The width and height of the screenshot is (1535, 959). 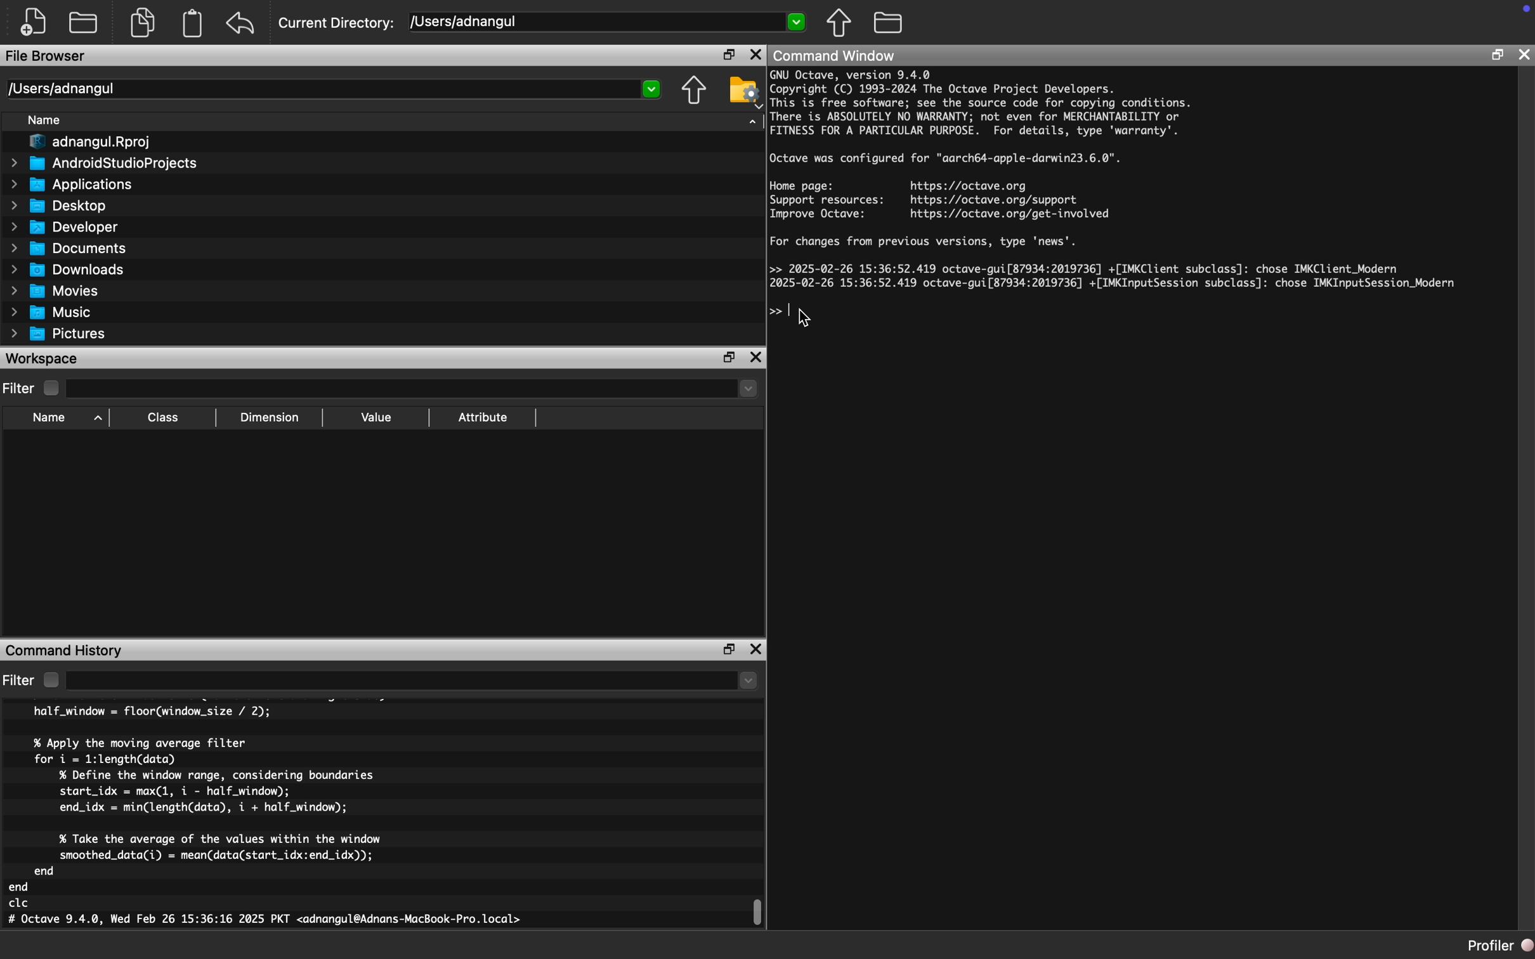 What do you see at coordinates (339, 25) in the screenshot?
I see `Current Directory:` at bounding box center [339, 25].